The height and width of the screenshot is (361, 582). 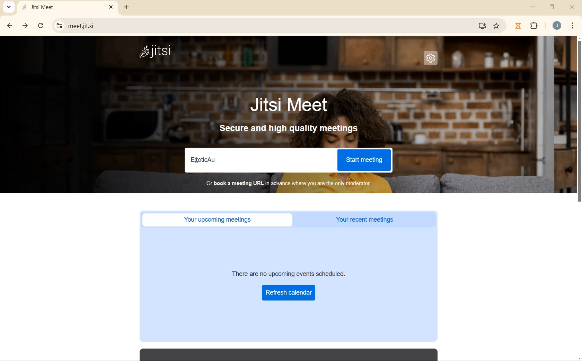 What do you see at coordinates (483, 27) in the screenshot?
I see `install` at bounding box center [483, 27].